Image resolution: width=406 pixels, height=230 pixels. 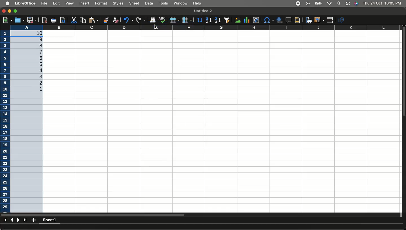 What do you see at coordinates (248, 20) in the screenshot?
I see `Insert chart` at bounding box center [248, 20].